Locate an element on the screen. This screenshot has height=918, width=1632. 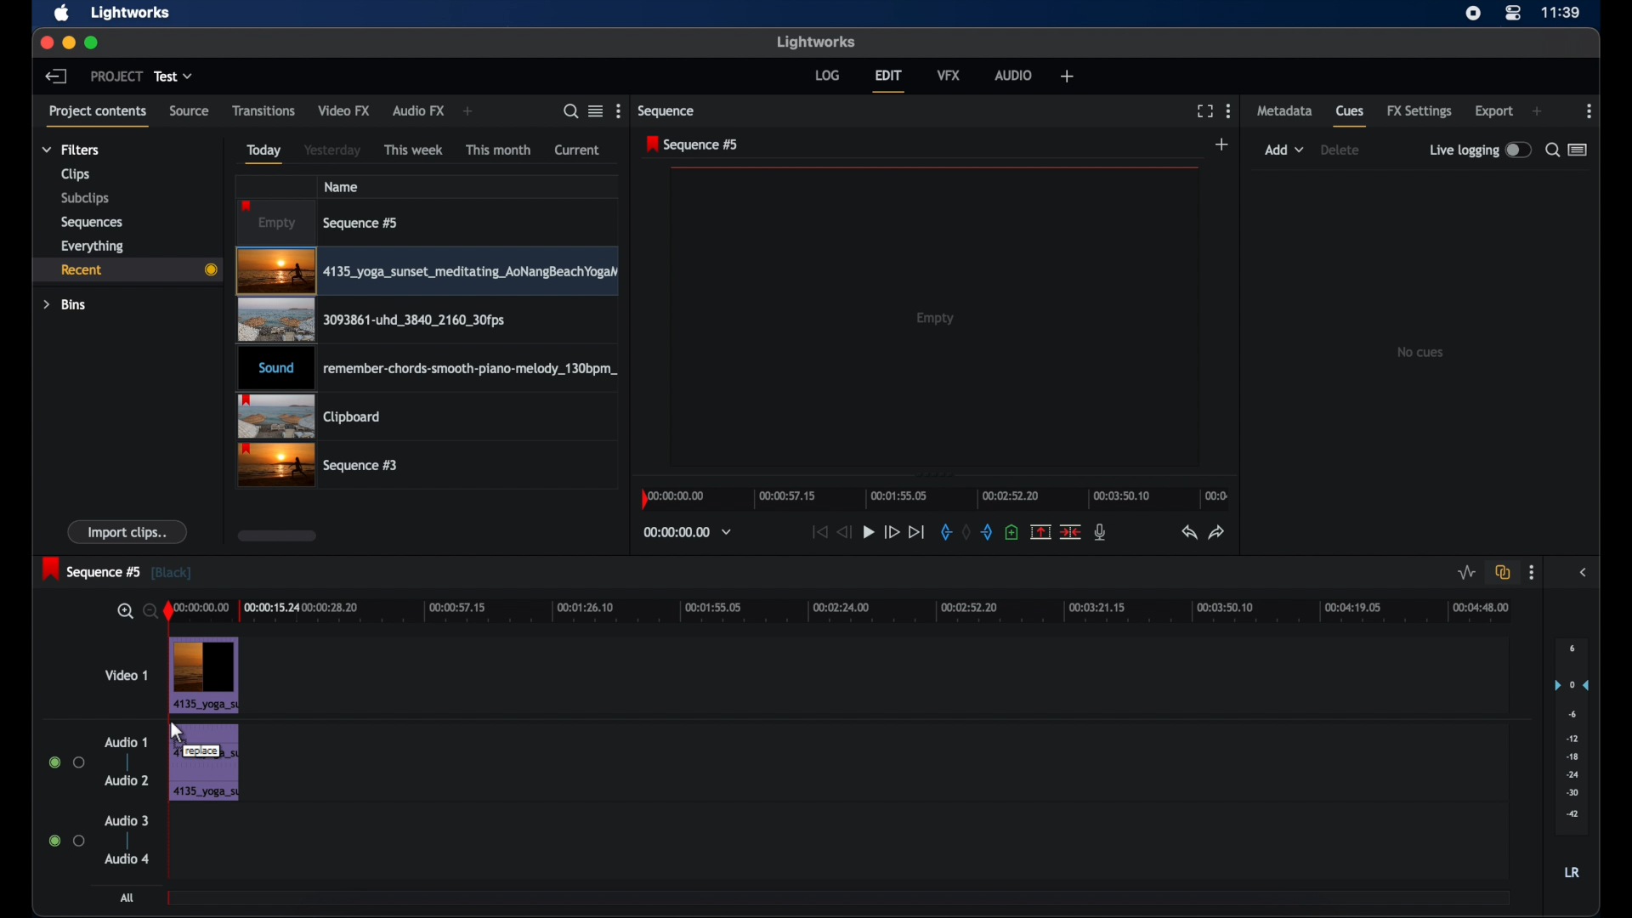
LR is located at coordinates (1572, 872).